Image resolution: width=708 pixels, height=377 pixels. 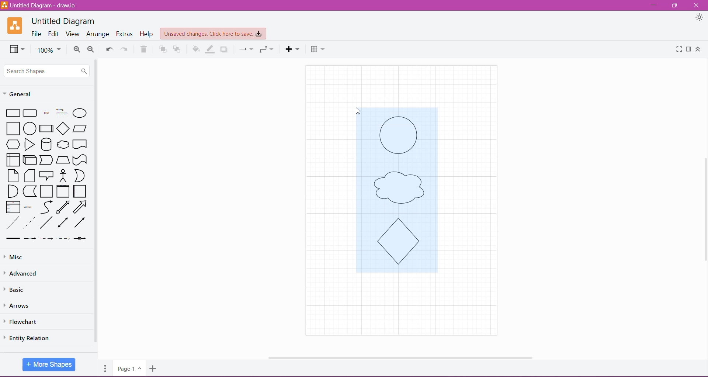 I want to click on Pages, so click(x=104, y=367).